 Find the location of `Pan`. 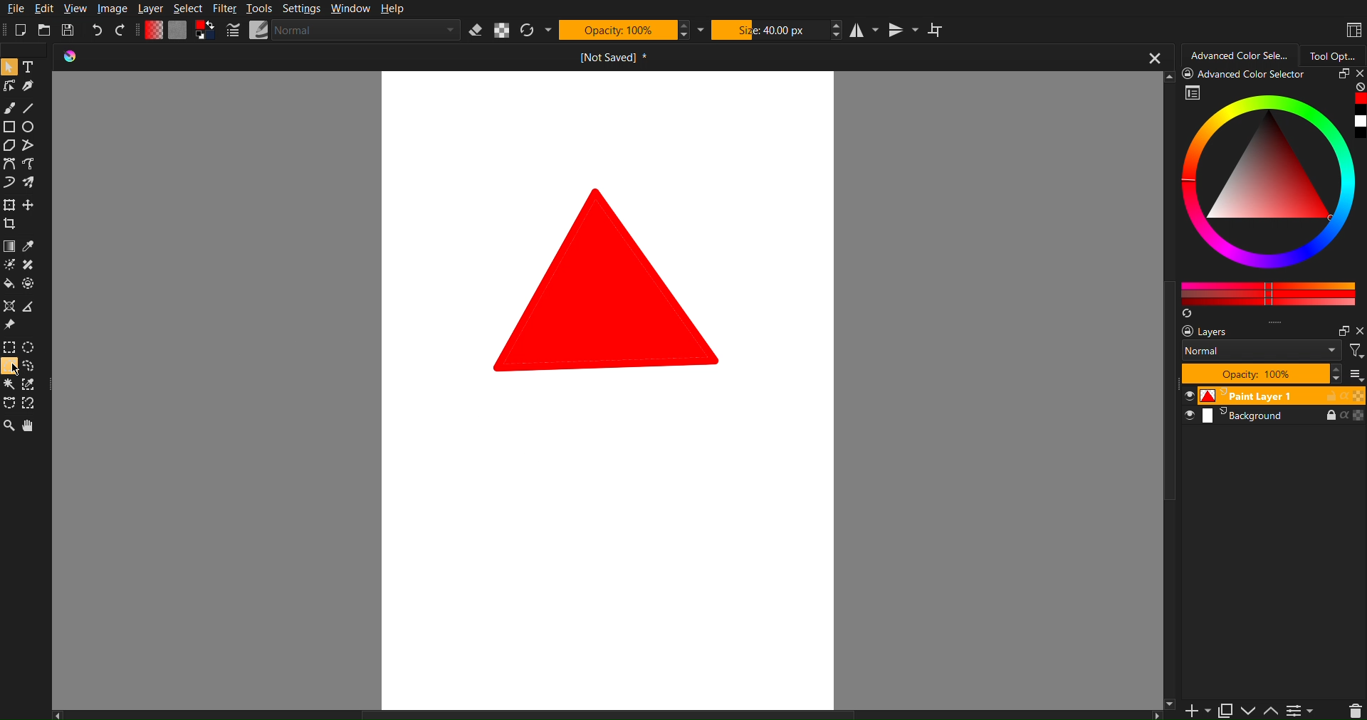

Pan is located at coordinates (33, 426).